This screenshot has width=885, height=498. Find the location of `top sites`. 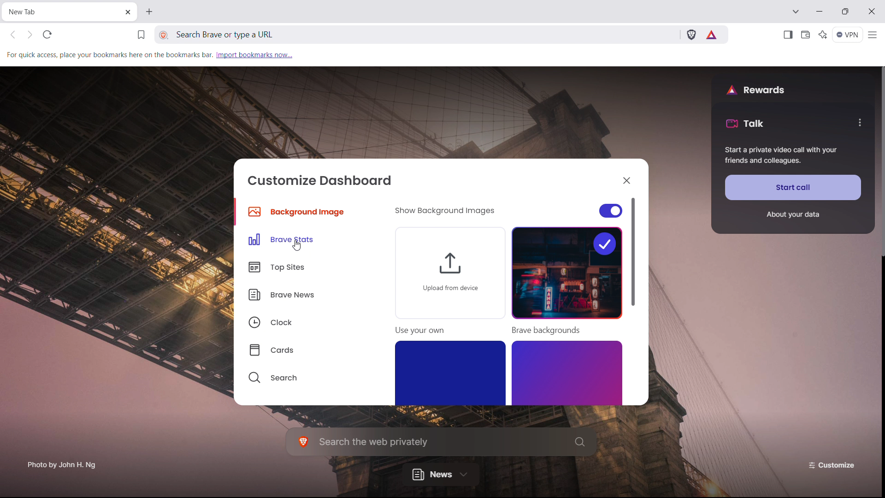

top sites is located at coordinates (308, 267).